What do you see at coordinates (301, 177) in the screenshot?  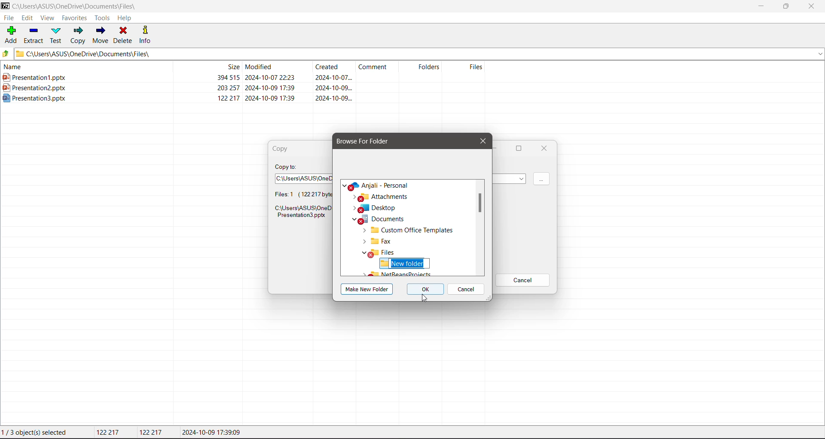 I see `Set the required path to paste the copied file to` at bounding box center [301, 177].